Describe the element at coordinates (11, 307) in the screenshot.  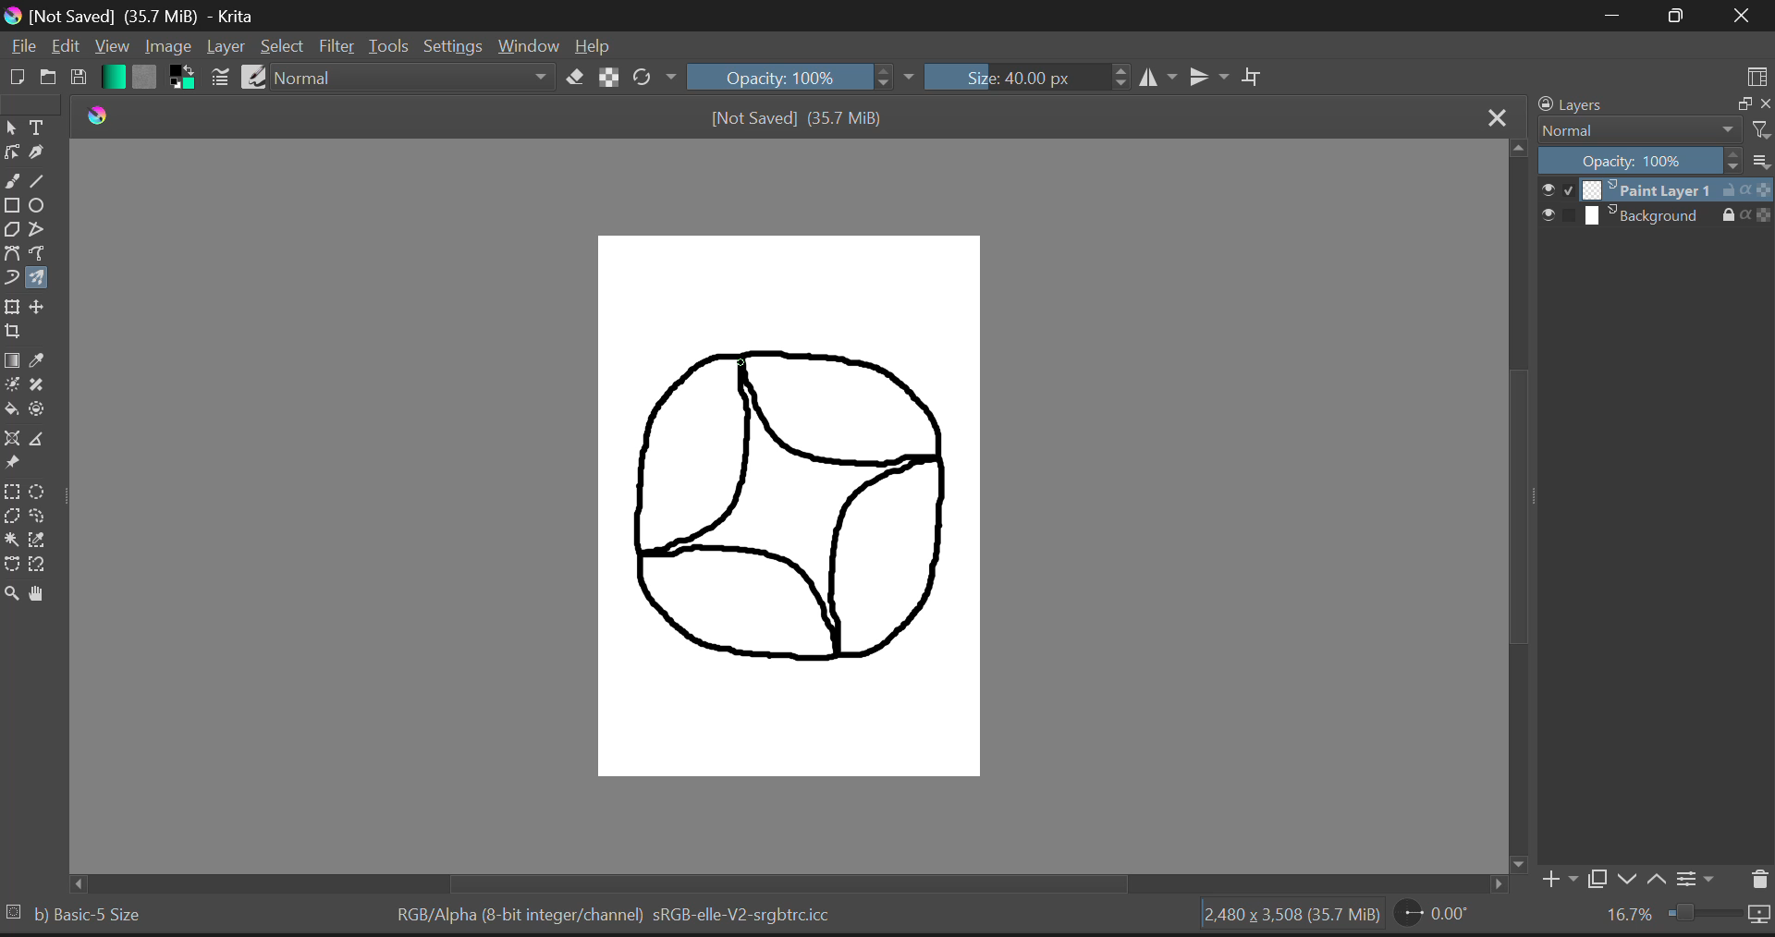
I see `Transform Layer` at that location.